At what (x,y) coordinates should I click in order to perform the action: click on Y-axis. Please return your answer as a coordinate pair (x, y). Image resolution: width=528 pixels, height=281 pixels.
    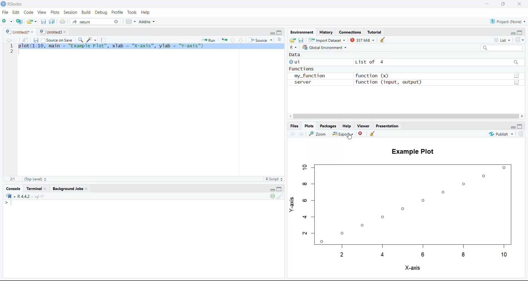
    Looking at the image, I should click on (292, 204).